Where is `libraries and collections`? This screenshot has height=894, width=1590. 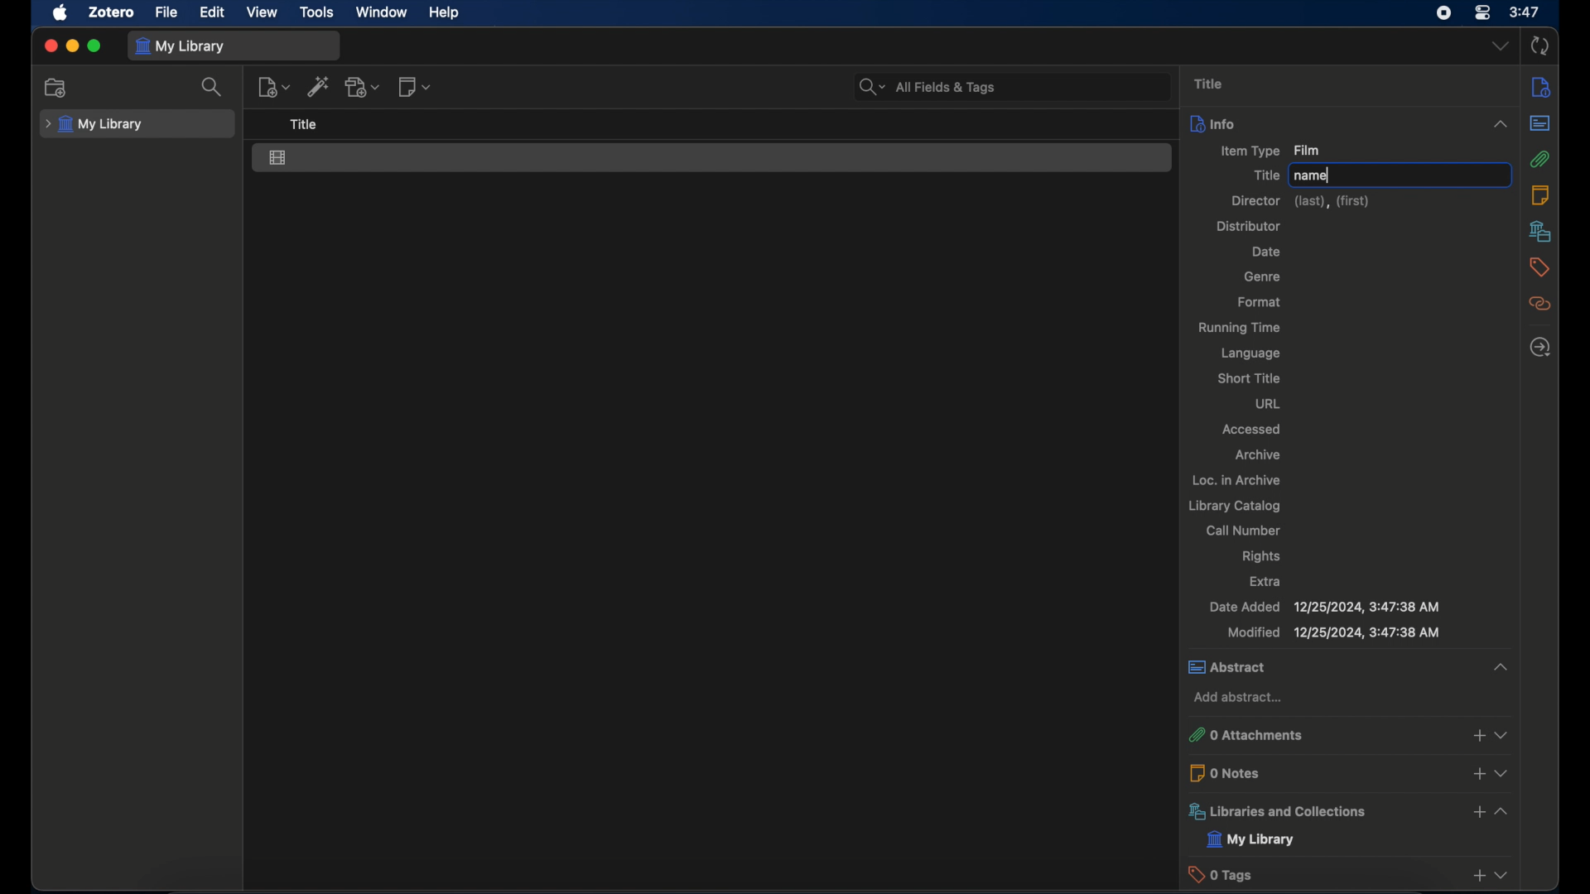
libraries and collections is located at coordinates (1313, 810).